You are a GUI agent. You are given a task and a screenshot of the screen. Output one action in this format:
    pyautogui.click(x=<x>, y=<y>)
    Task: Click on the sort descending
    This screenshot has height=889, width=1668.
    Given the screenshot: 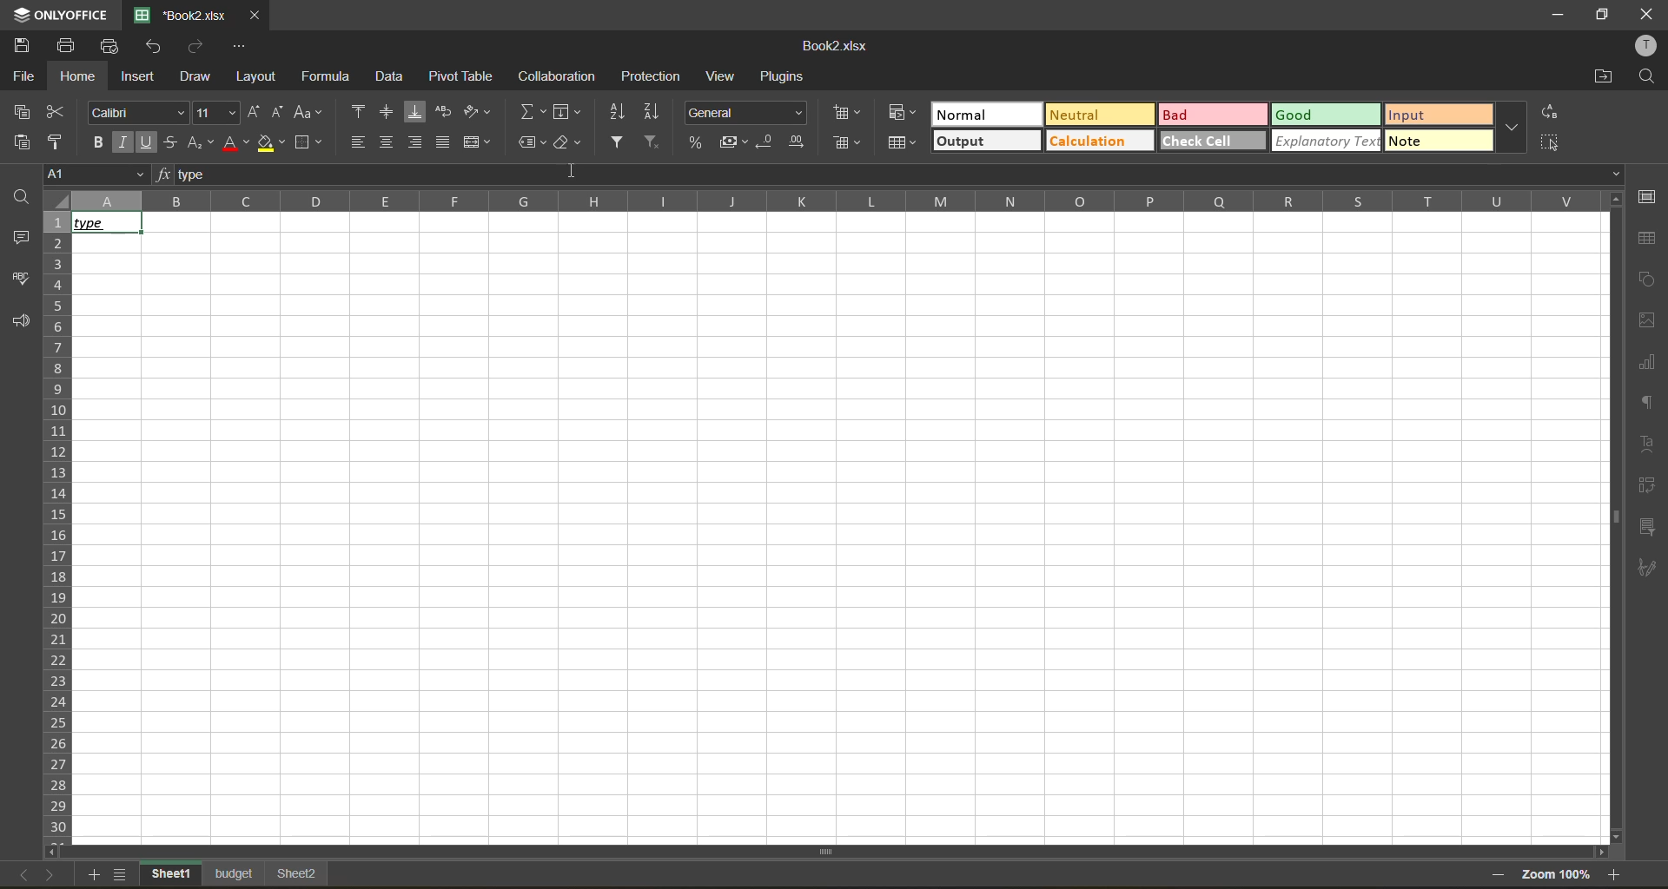 What is the action you would take?
    pyautogui.click(x=653, y=110)
    